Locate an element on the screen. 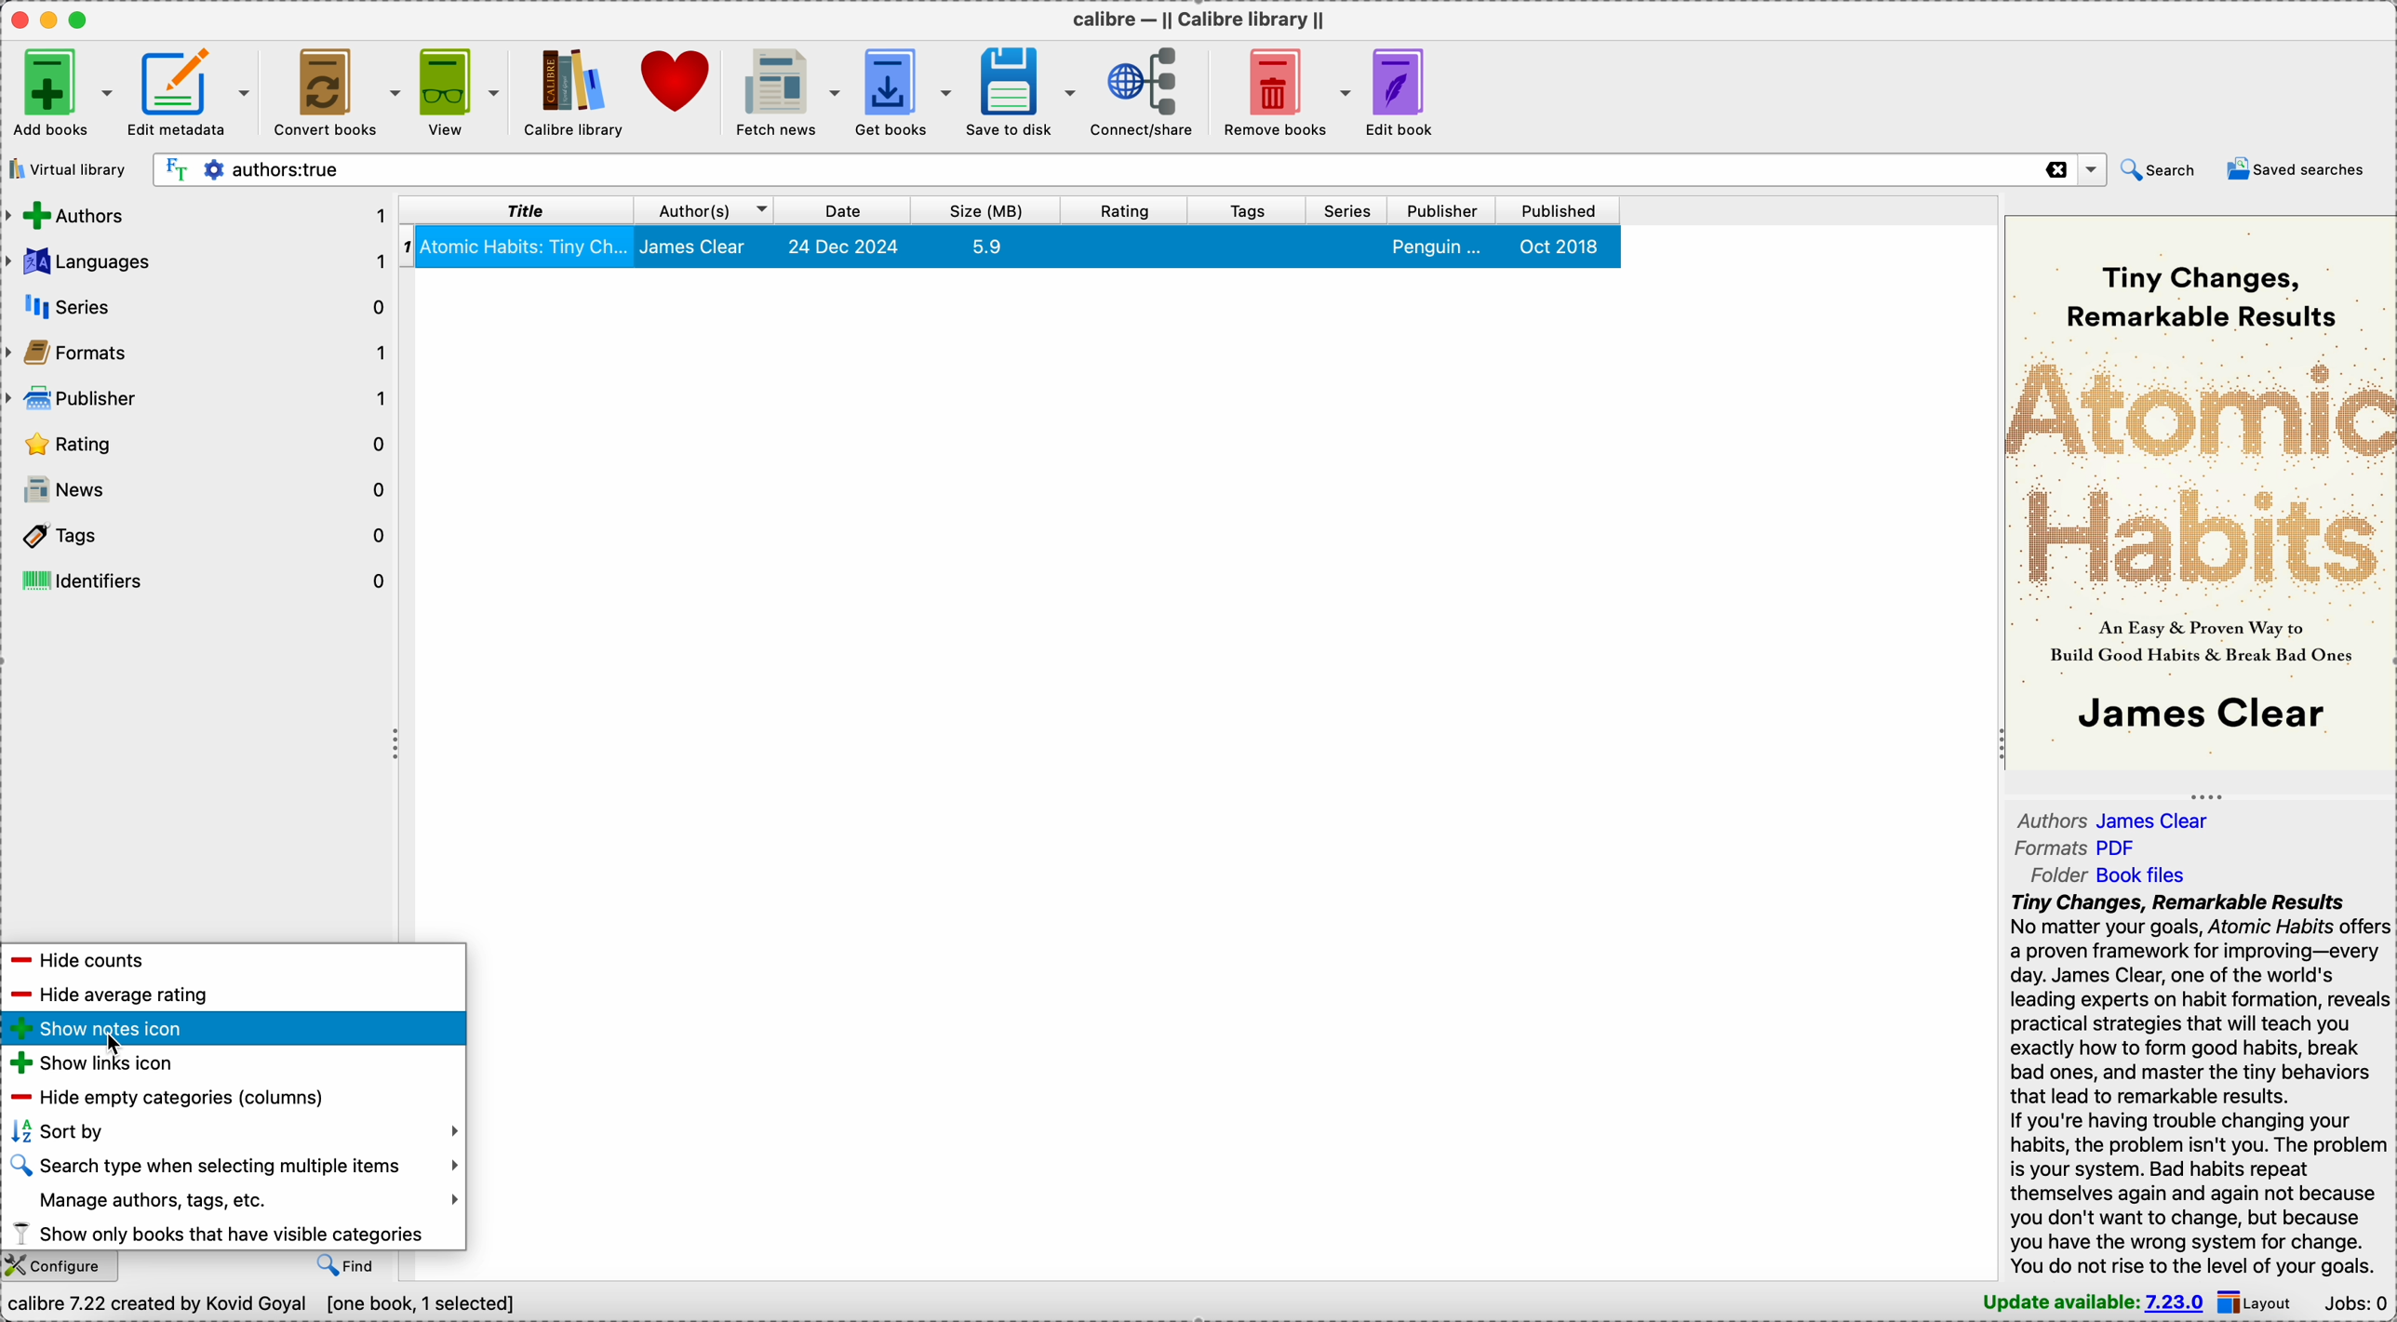 The width and height of the screenshot is (2397, 1322). 24 Dec 2024 is located at coordinates (846, 248).